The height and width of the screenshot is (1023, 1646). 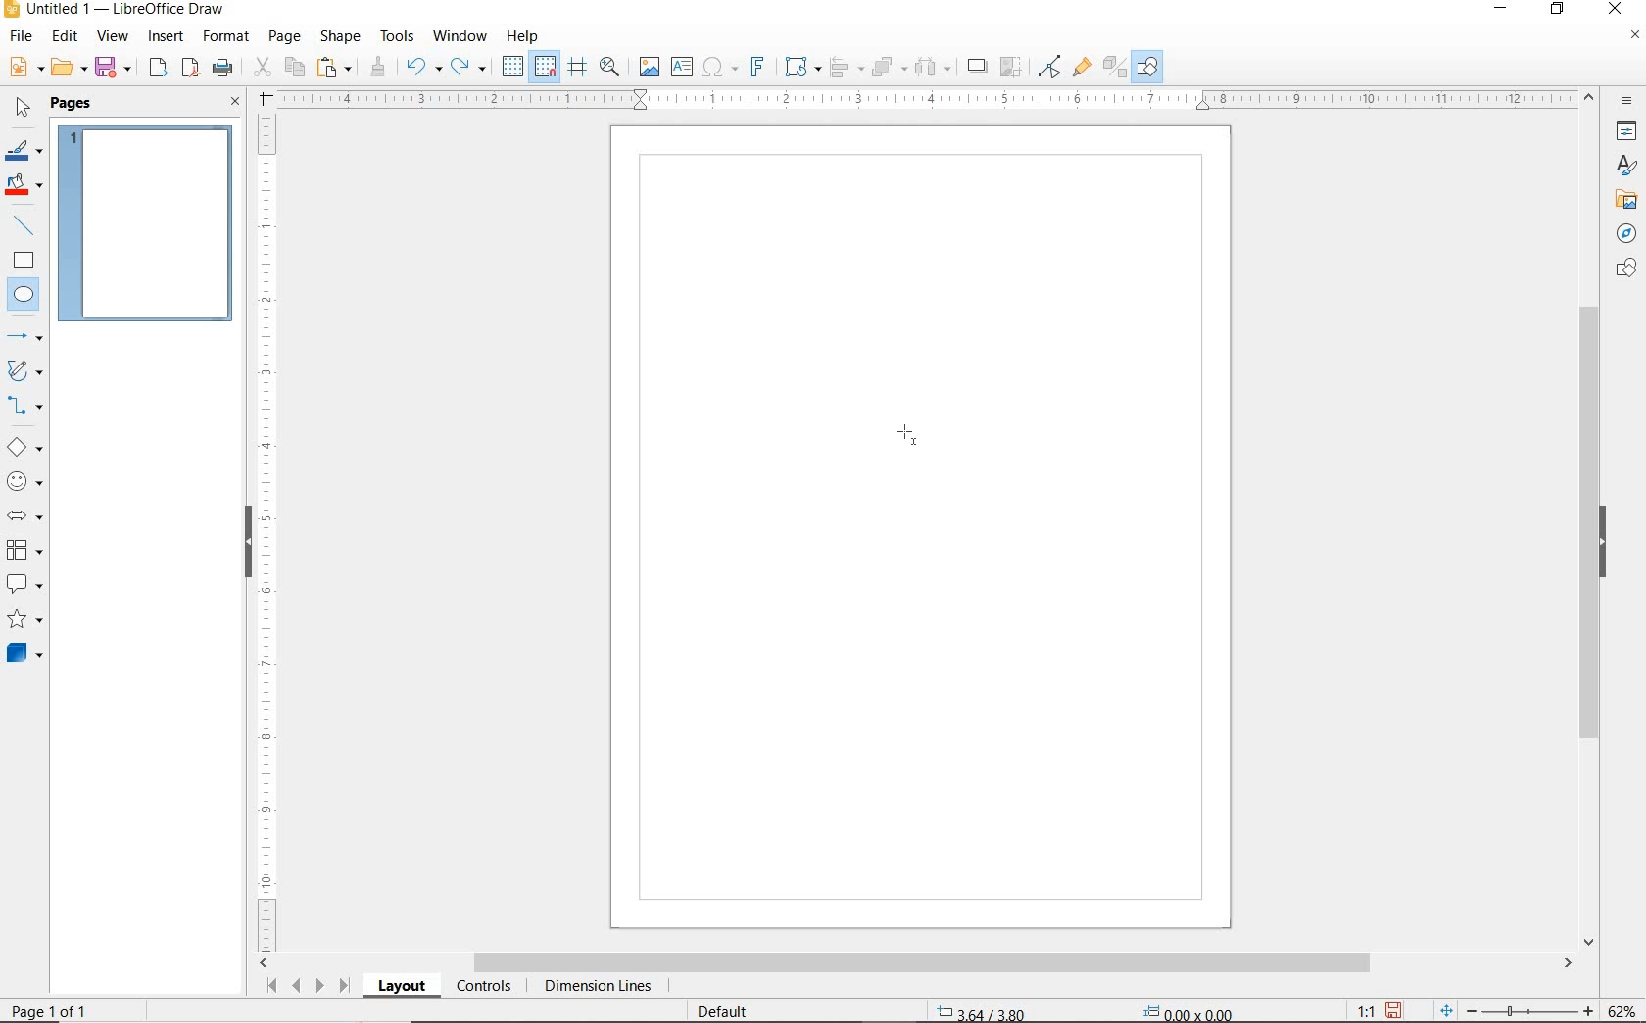 I want to click on RECTANGLE, so click(x=24, y=263).